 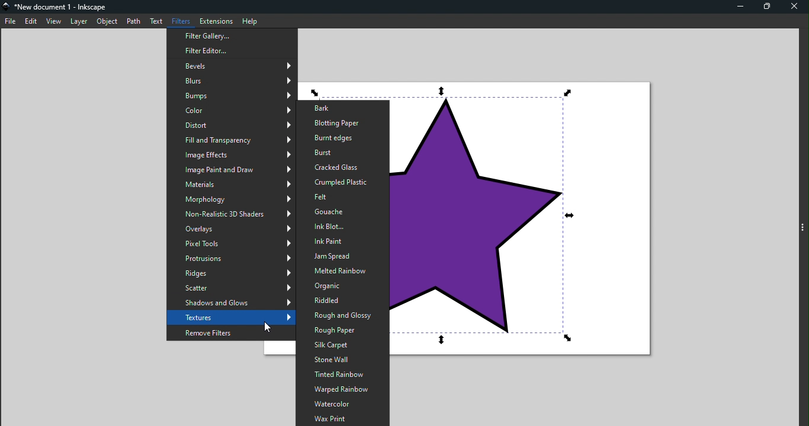 What do you see at coordinates (794, 7) in the screenshot?
I see `Close` at bounding box center [794, 7].